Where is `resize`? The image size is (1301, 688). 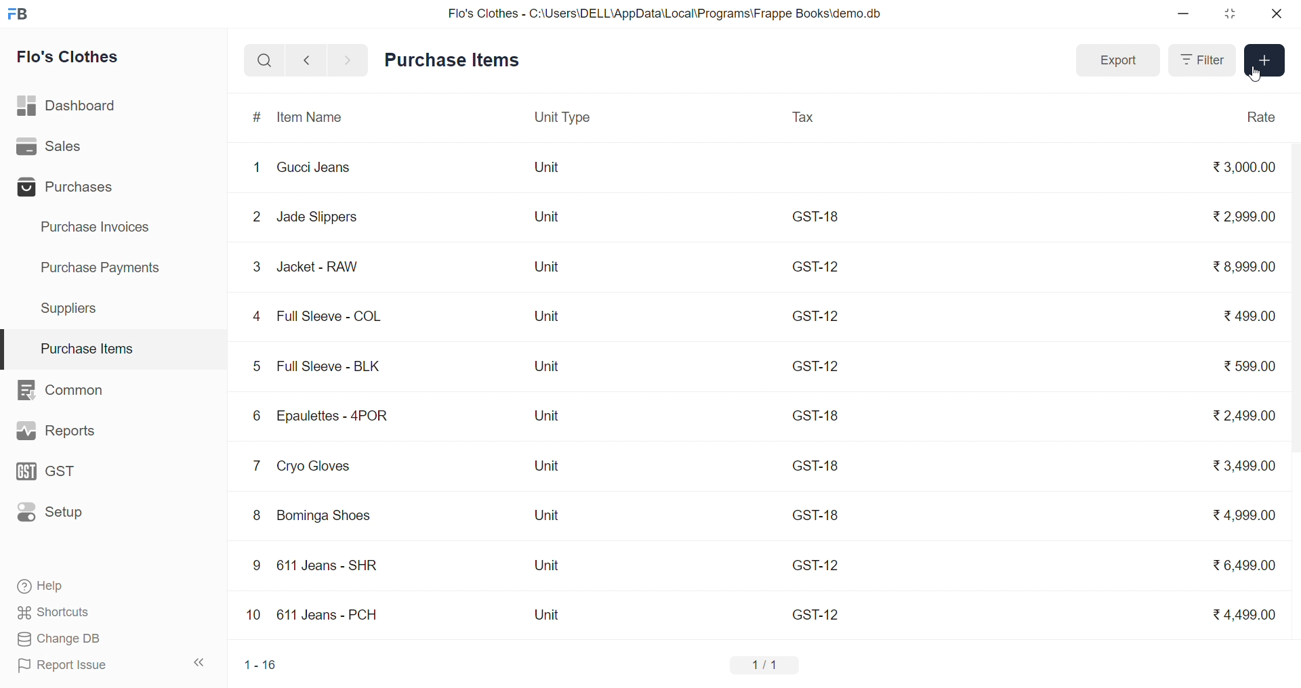 resize is located at coordinates (1231, 14).